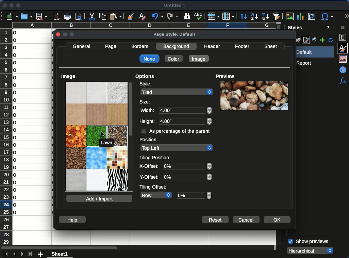  Describe the element at coordinates (5, 254) in the screenshot. I see `first sheet` at that location.